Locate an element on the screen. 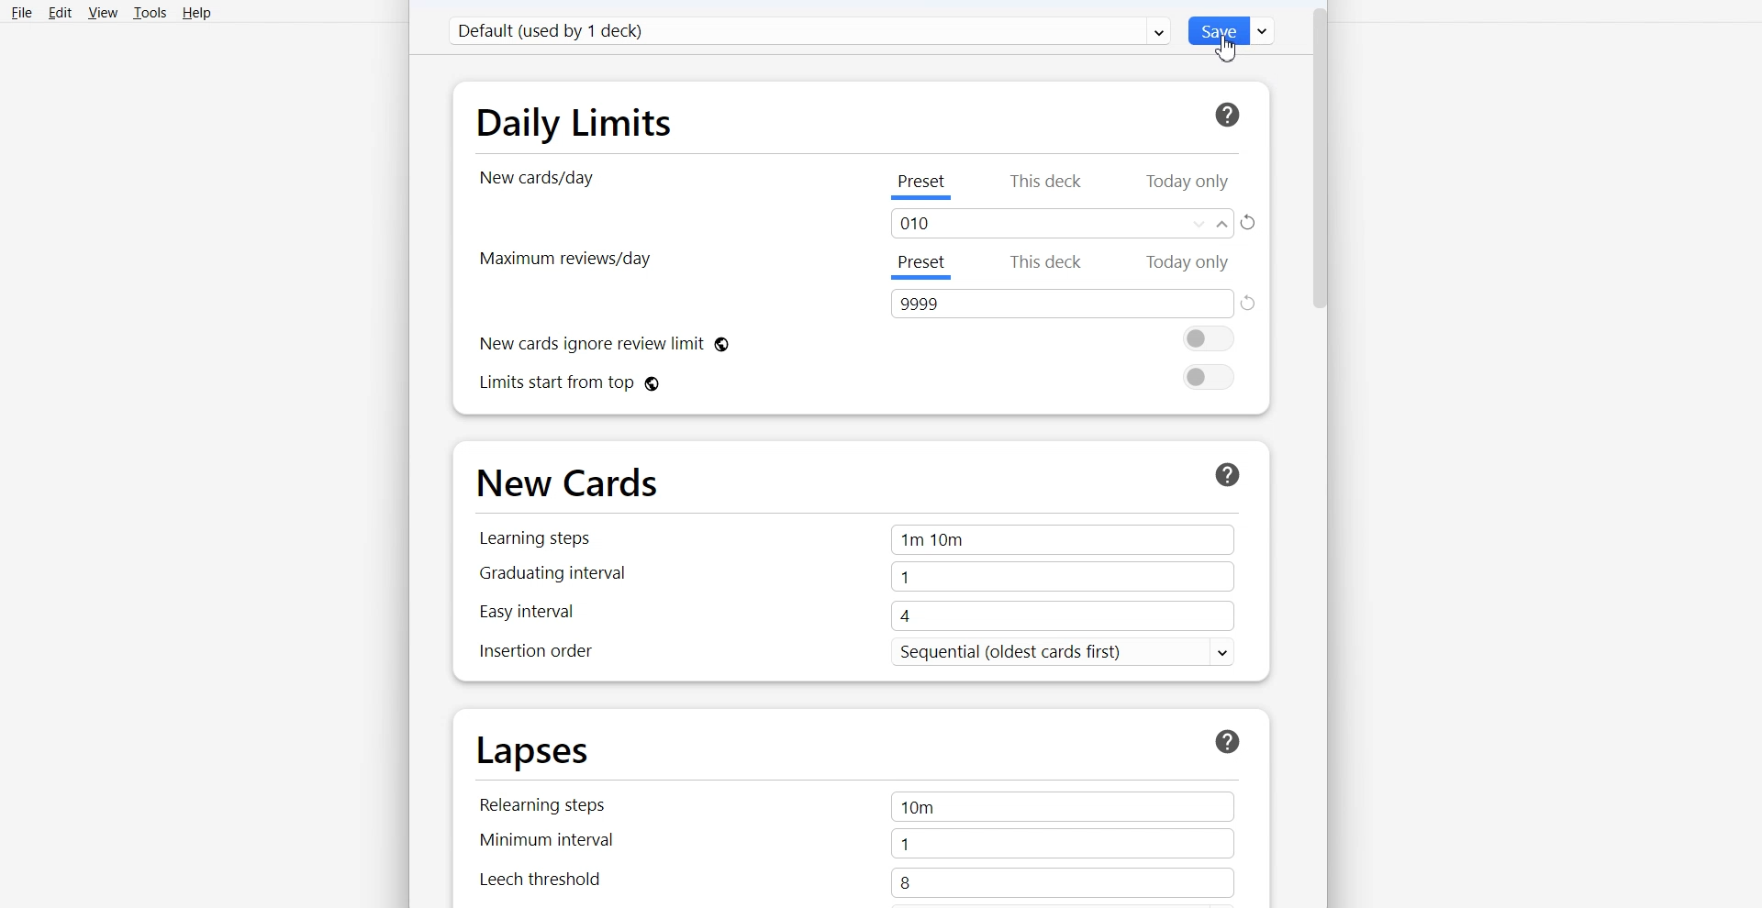 The height and width of the screenshot is (908, 1762). Lapses is located at coordinates (538, 753).